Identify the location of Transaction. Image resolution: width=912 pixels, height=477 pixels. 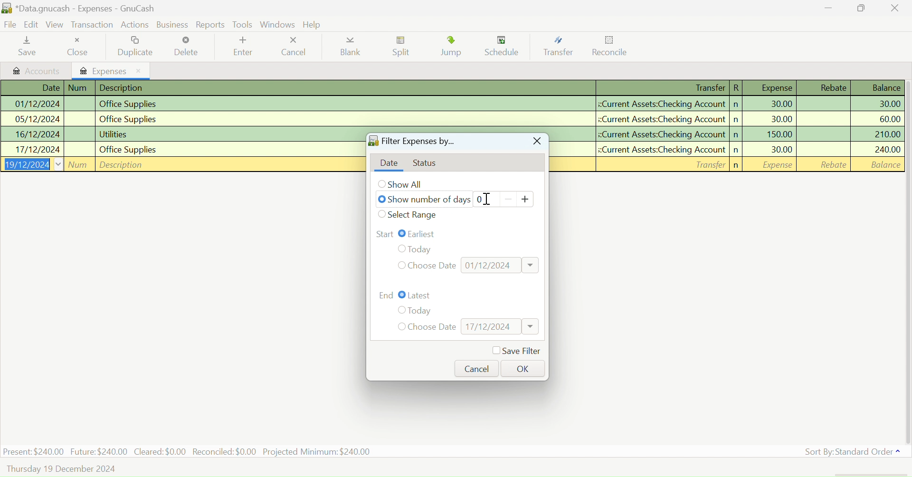
(92, 25).